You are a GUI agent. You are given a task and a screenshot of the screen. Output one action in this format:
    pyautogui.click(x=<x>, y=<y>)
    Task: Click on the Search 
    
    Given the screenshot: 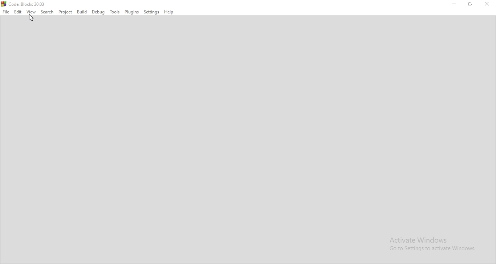 What is the action you would take?
    pyautogui.click(x=48, y=11)
    